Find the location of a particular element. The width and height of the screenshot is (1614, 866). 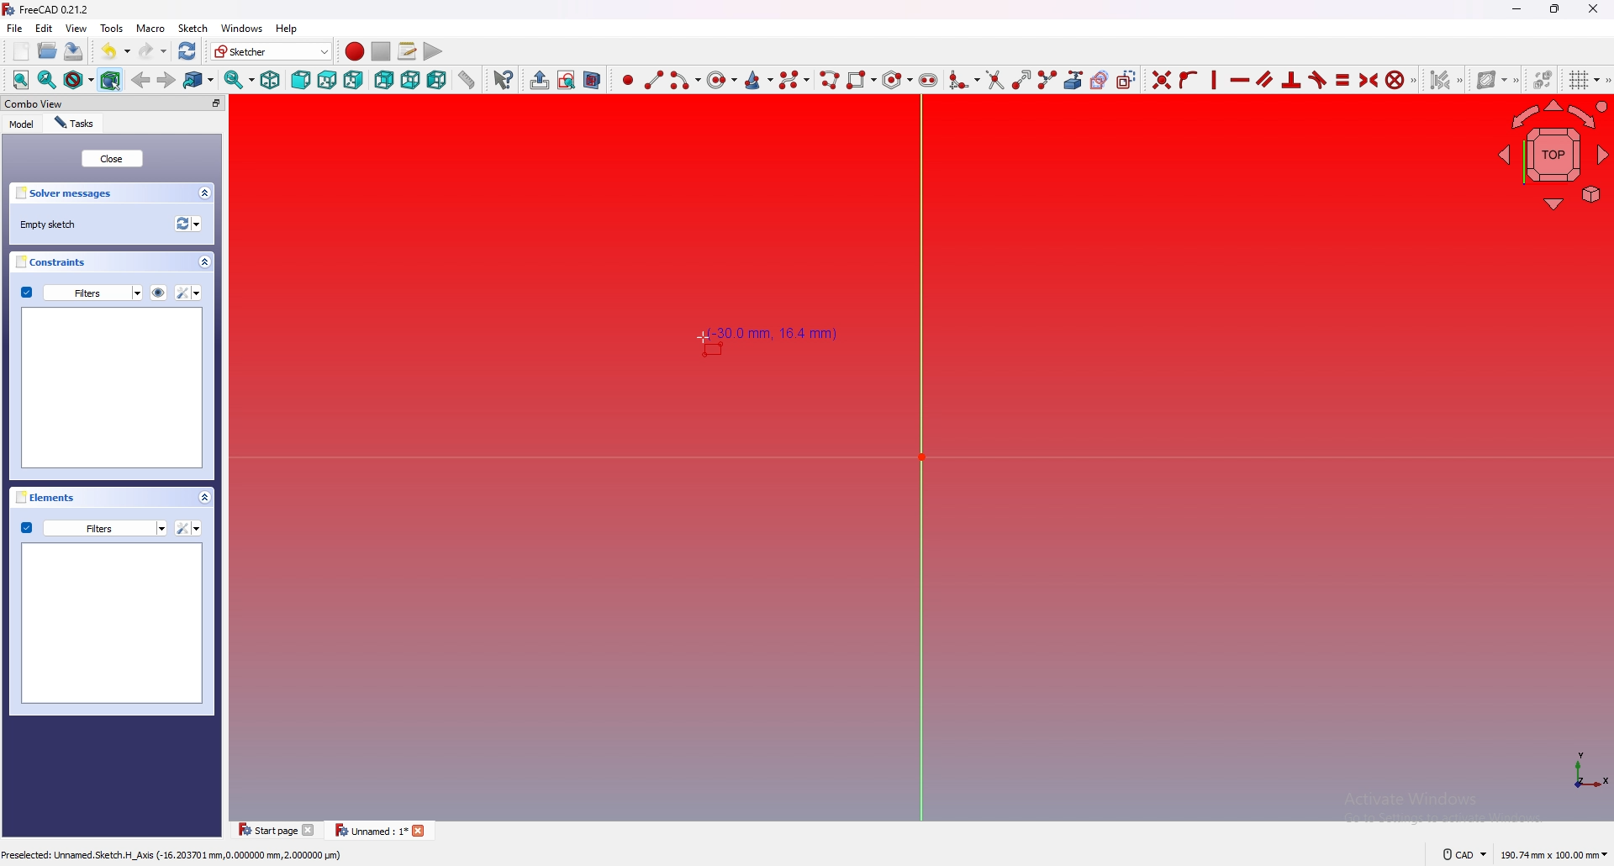

minimize is located at coordinates (1516, 8).